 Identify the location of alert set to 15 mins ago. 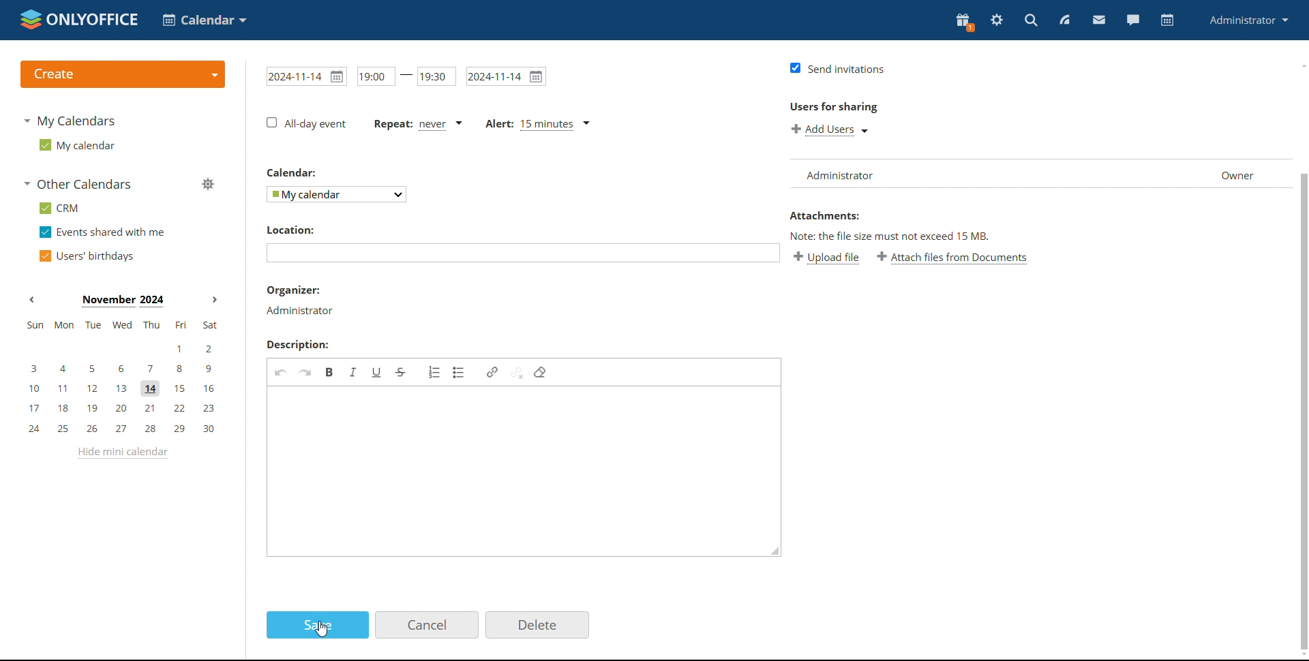
(535, 124).